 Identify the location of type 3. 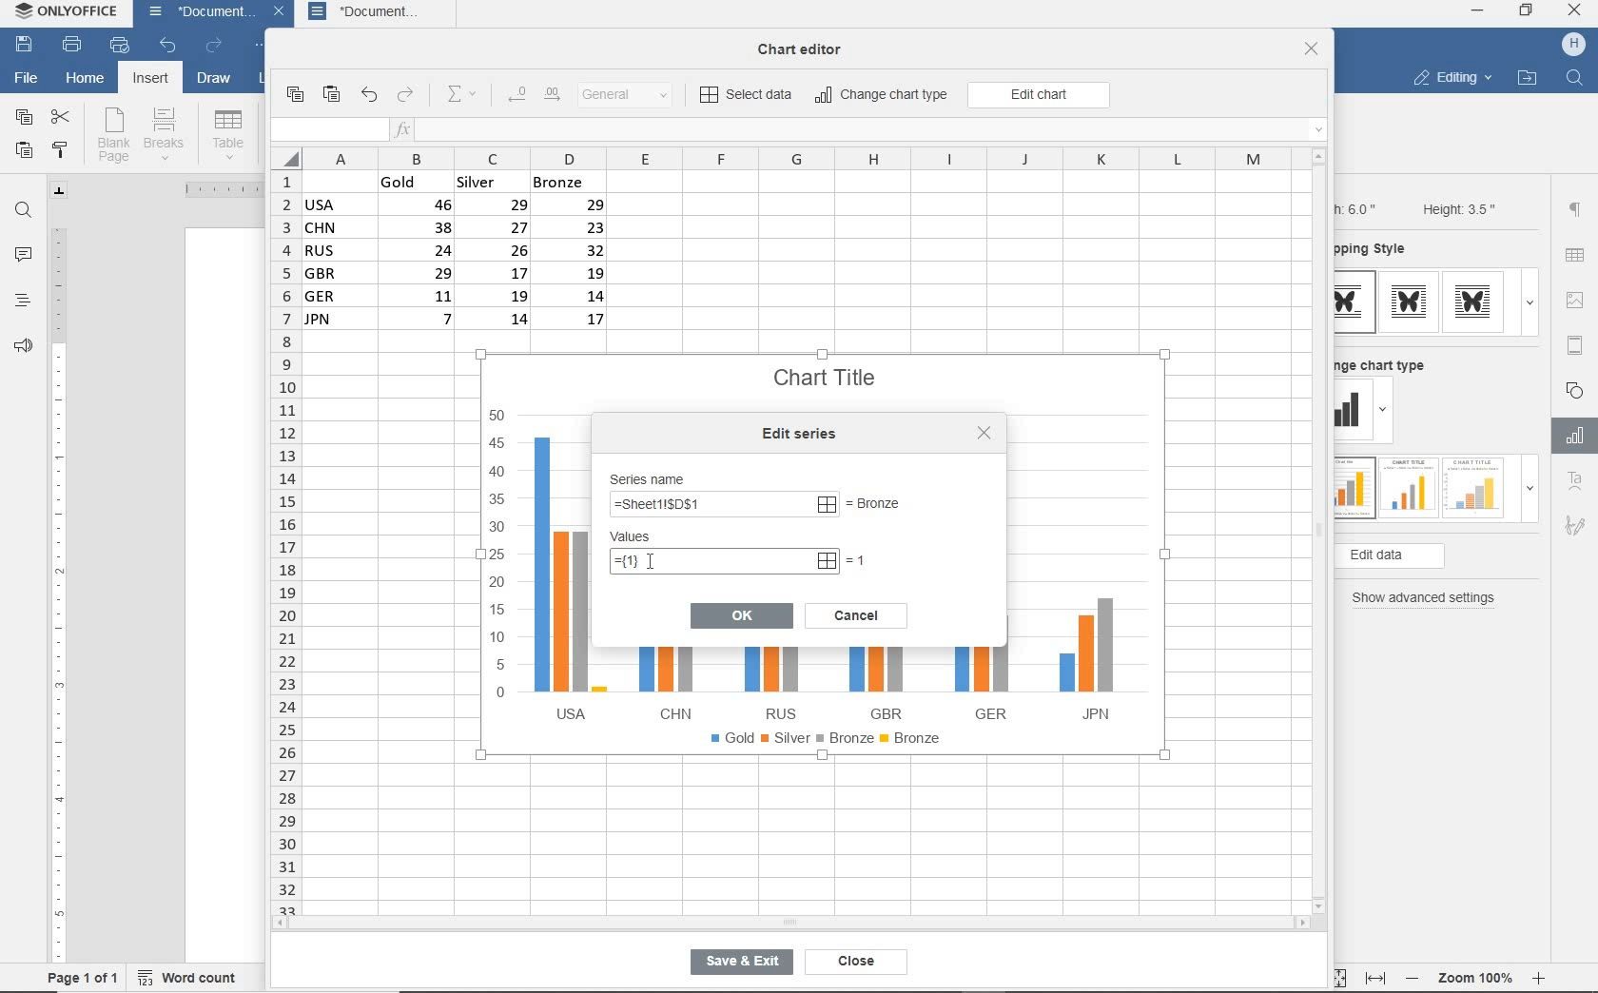
(1474, 486).